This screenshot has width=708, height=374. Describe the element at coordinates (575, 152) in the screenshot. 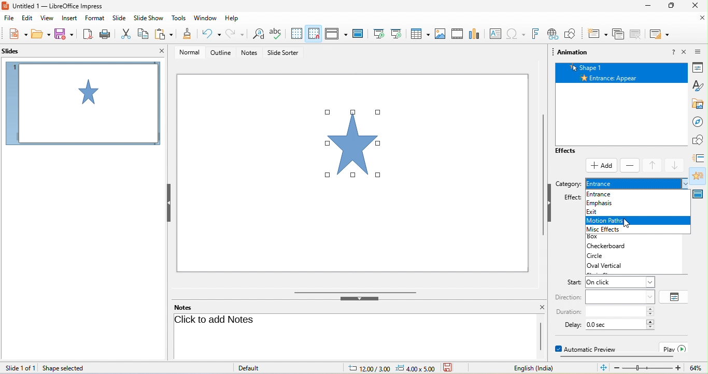

I see `effects` at that location.